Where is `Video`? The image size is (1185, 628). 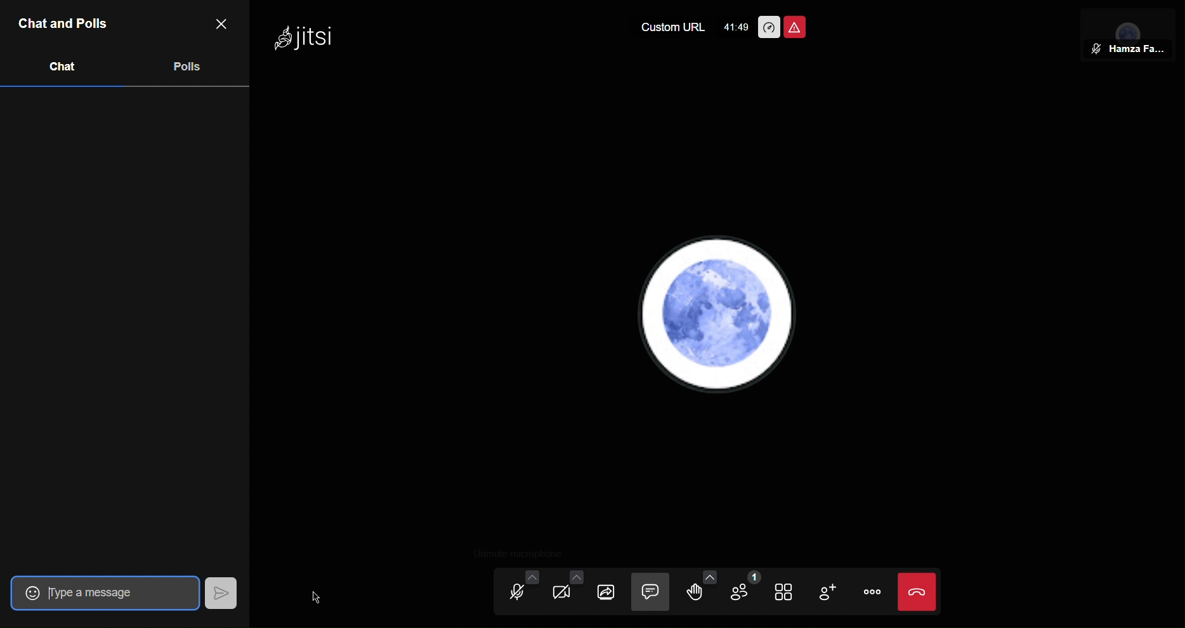 Video is located at coordinates (565, 589).